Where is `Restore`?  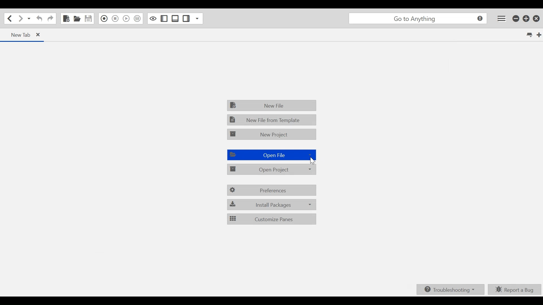 Restore is located at coordinates (526, 18).